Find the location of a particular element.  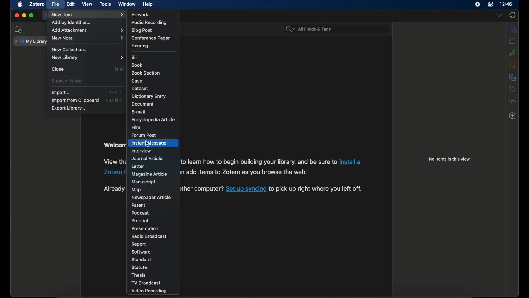

close is located at coordinates (17, 15).